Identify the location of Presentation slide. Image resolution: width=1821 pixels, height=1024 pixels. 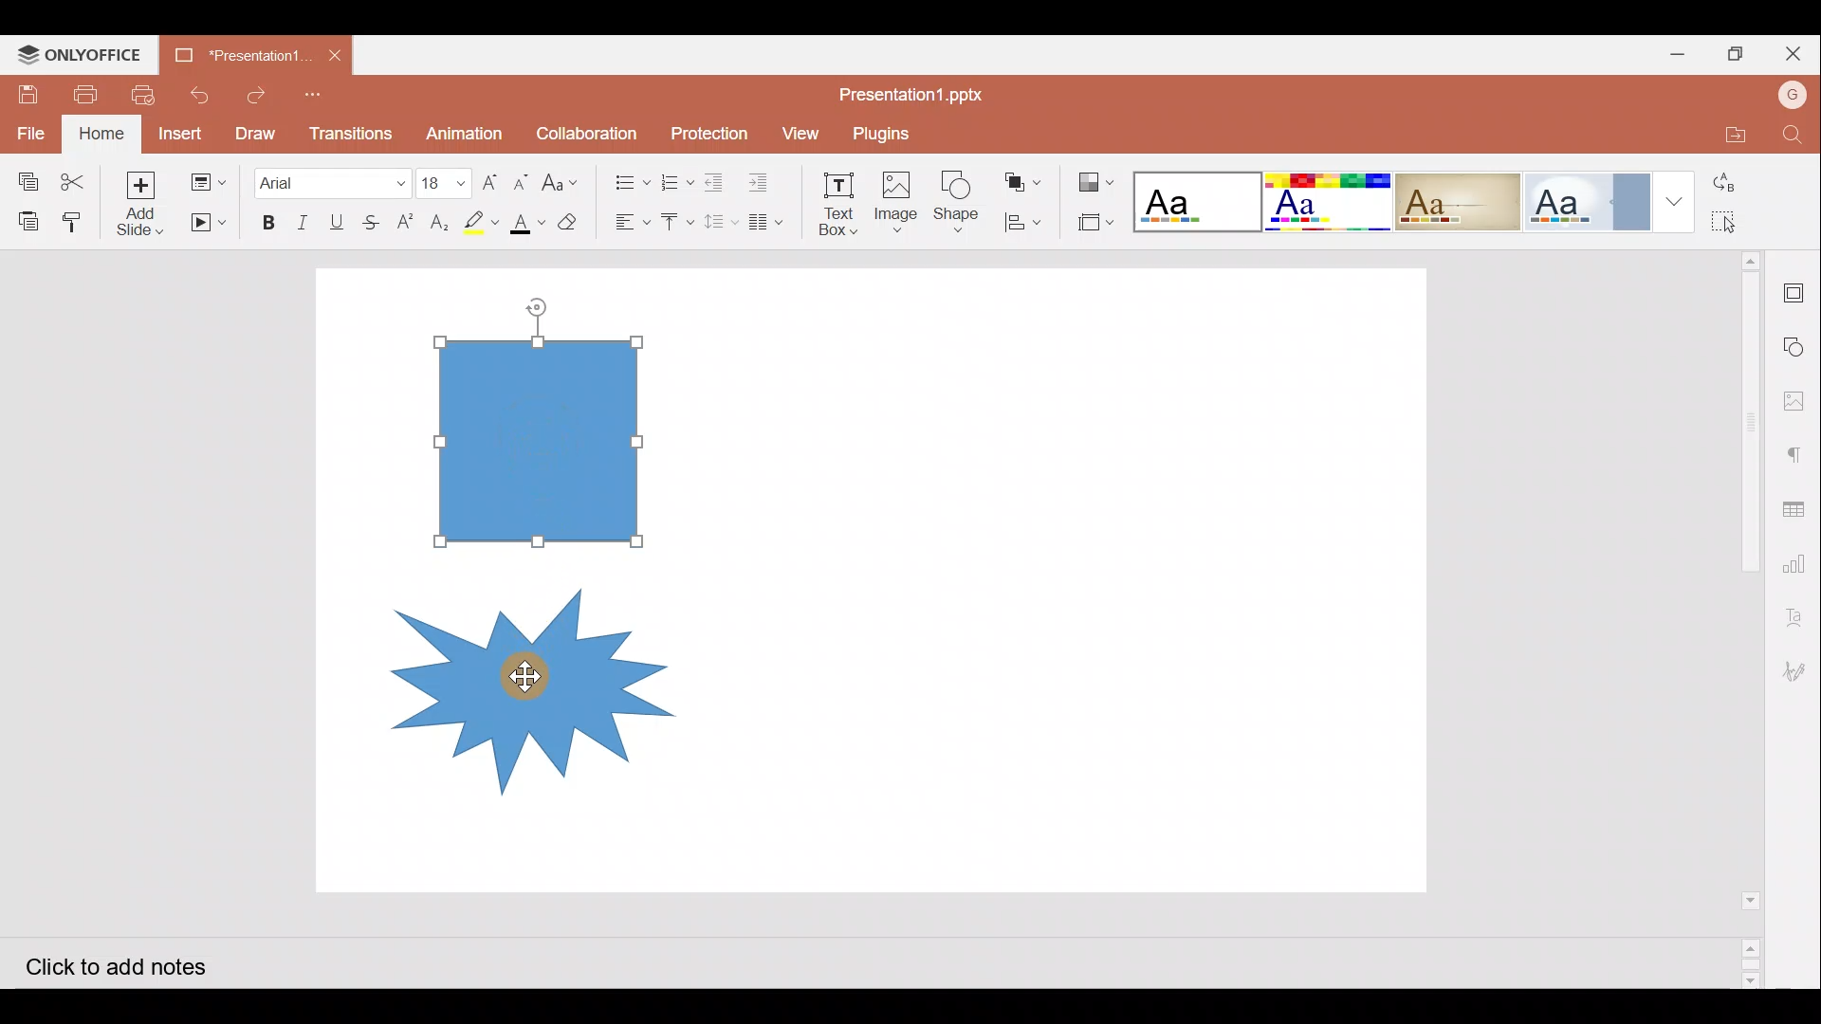
(1080, 580).